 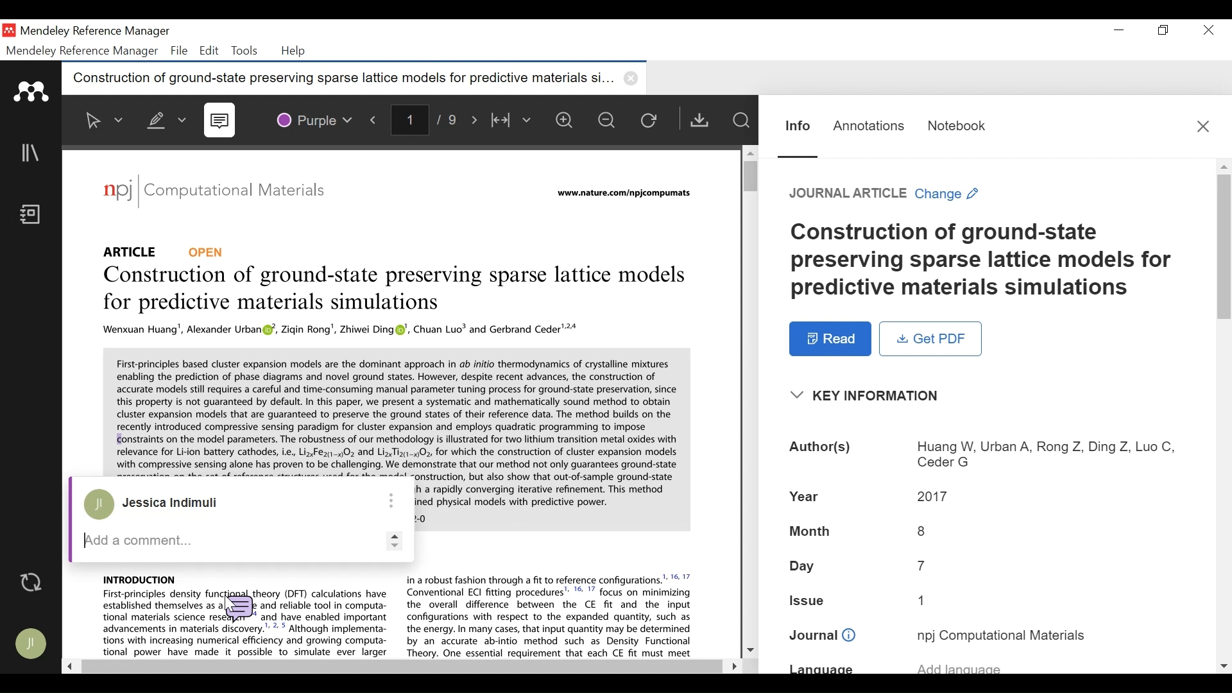 What do you see at coordinates (392, 540) in the screenshot?
I see `Navigate up or down` at bounding box center [392, 540].